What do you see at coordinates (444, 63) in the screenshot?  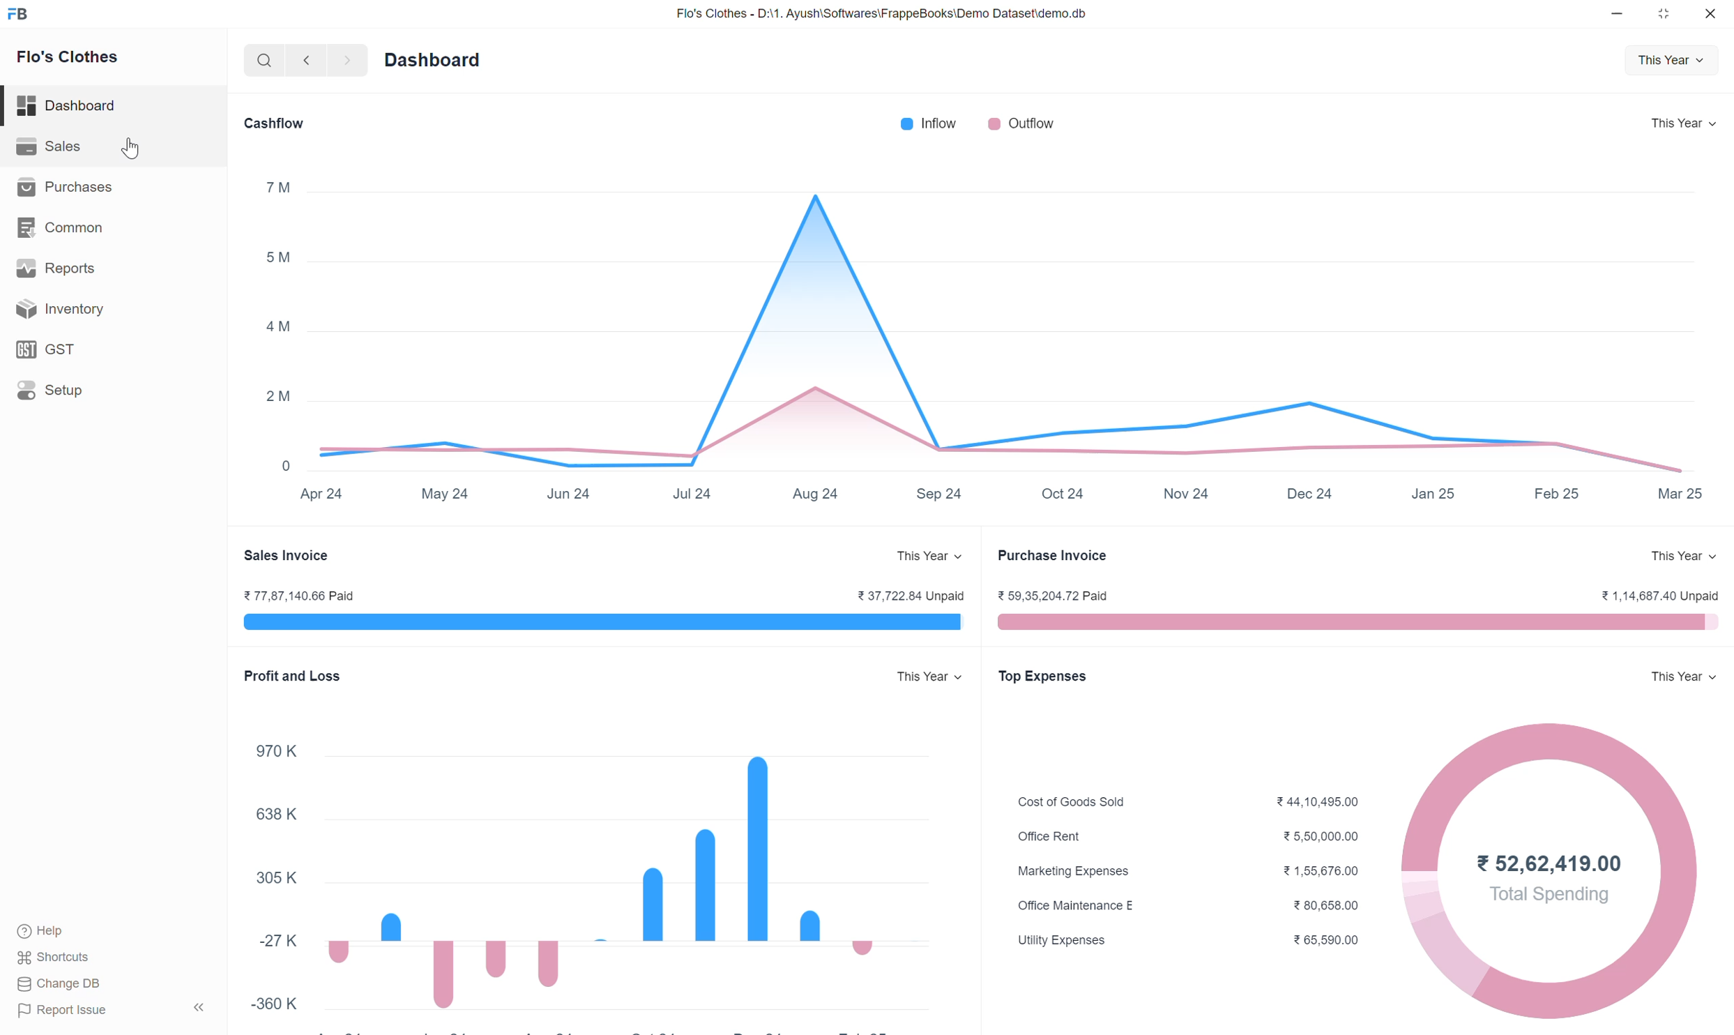 I see `Dashboard` at bounding box center [444, 63].